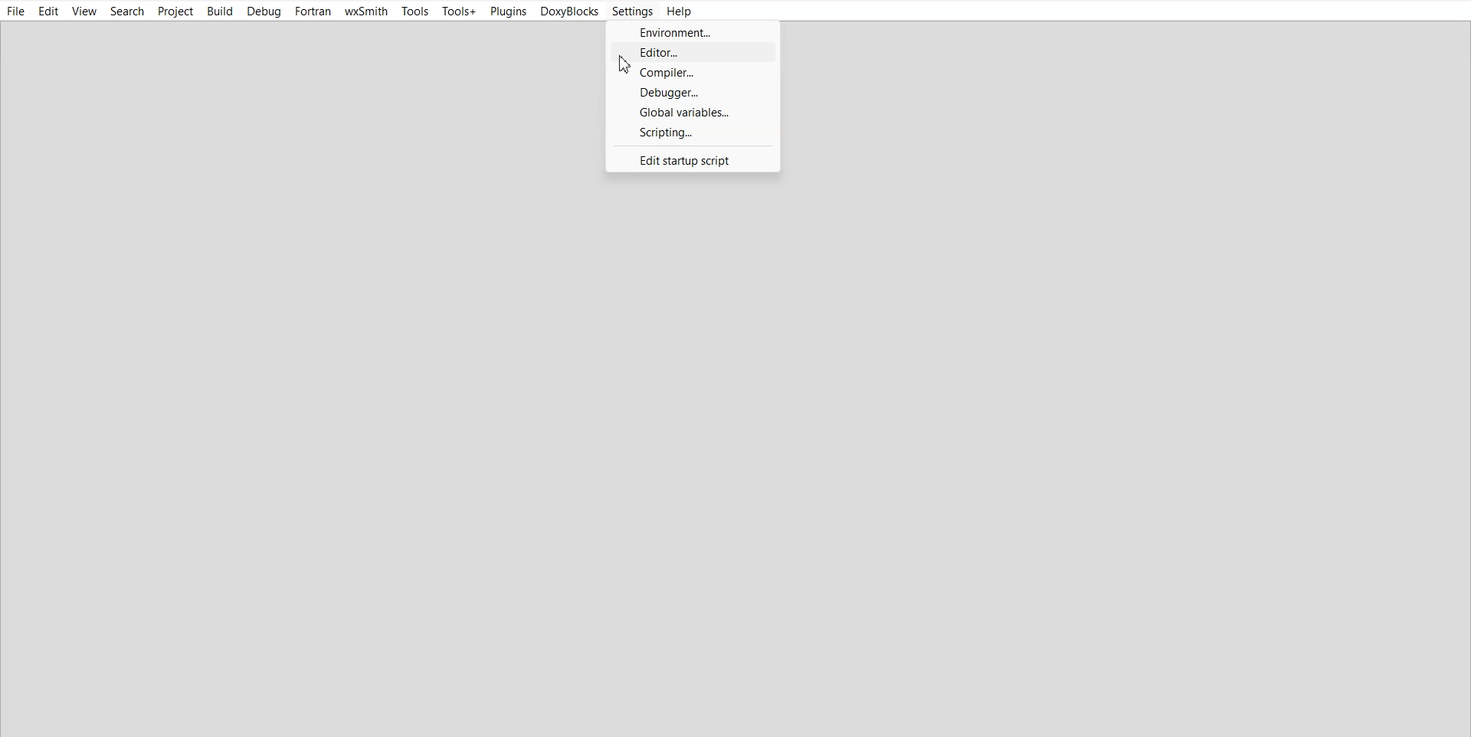  What do you see at coordinates (692, 51) in the screenshot?
I see `Editor` at bounding box center [692, 51].